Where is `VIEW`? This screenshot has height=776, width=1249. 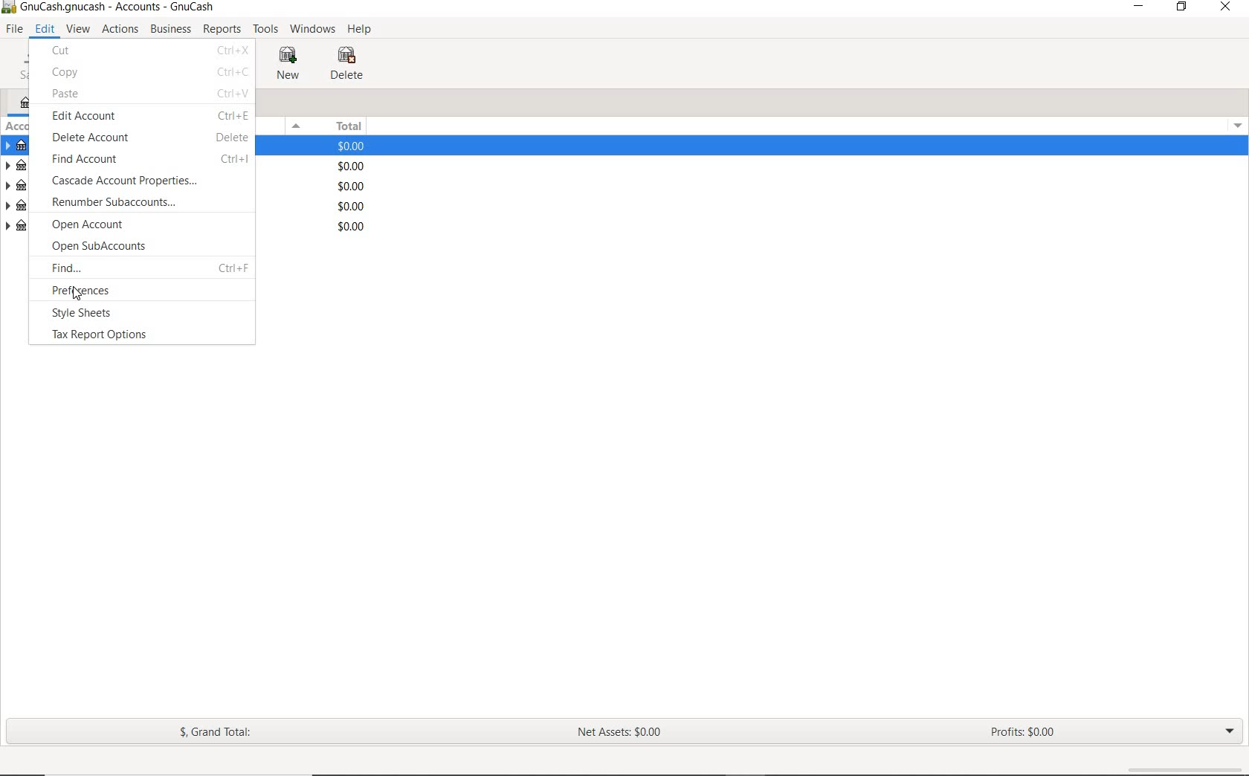 VIEW is located at coordinates (79, 30).